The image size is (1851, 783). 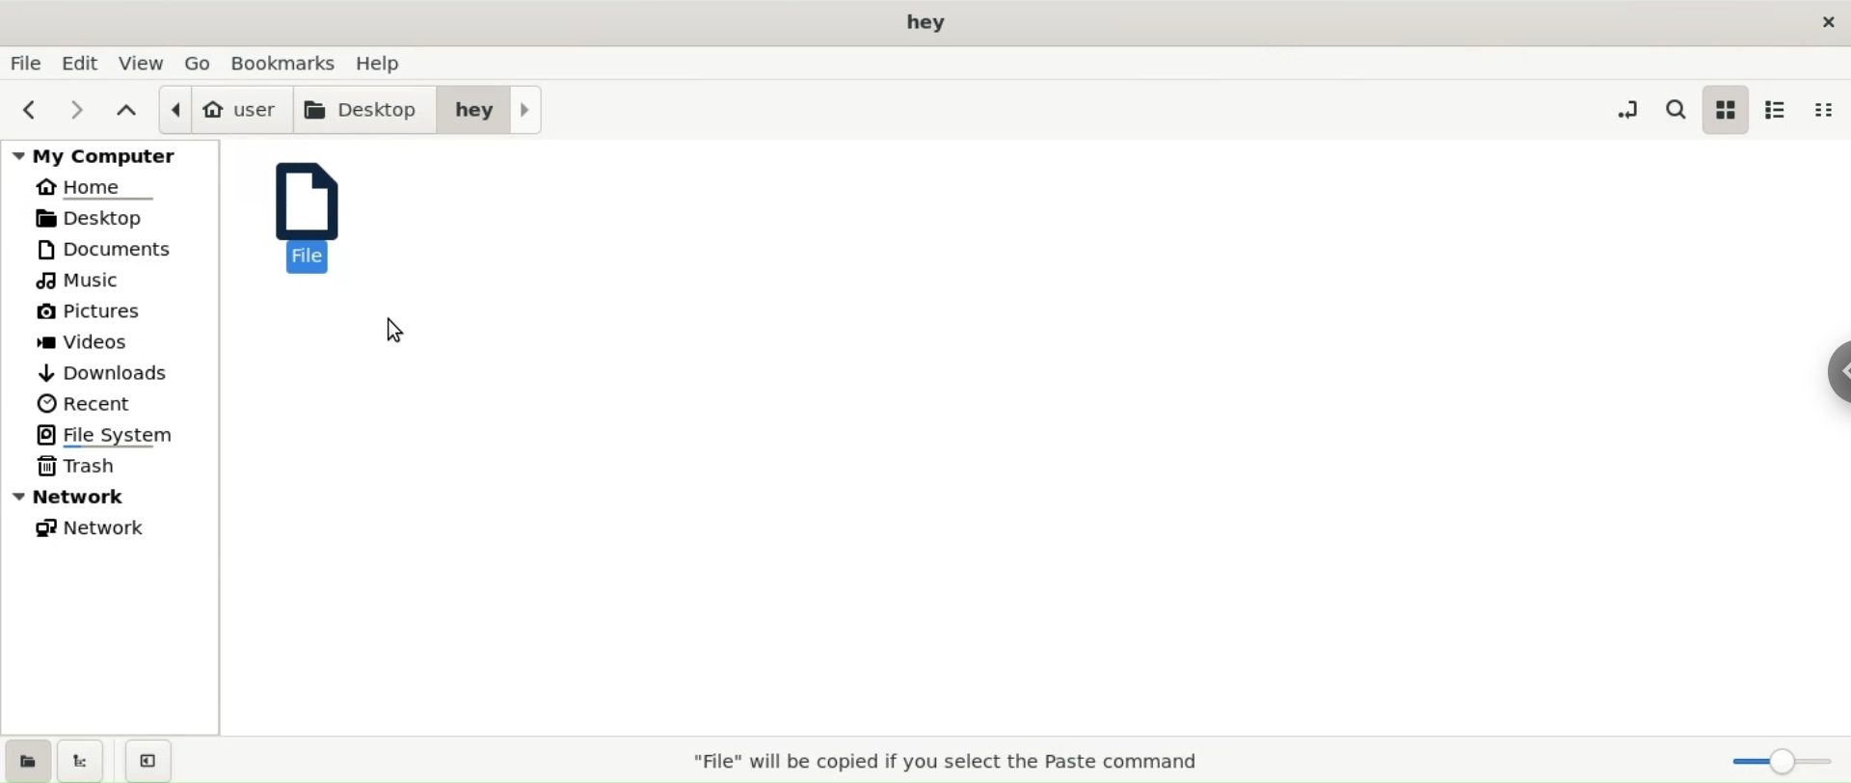 What do you see at coordinates (945, 760) in the screenshot?
I see `"File" will be copied if you select the Paste command` at bounding box center [945, 760].